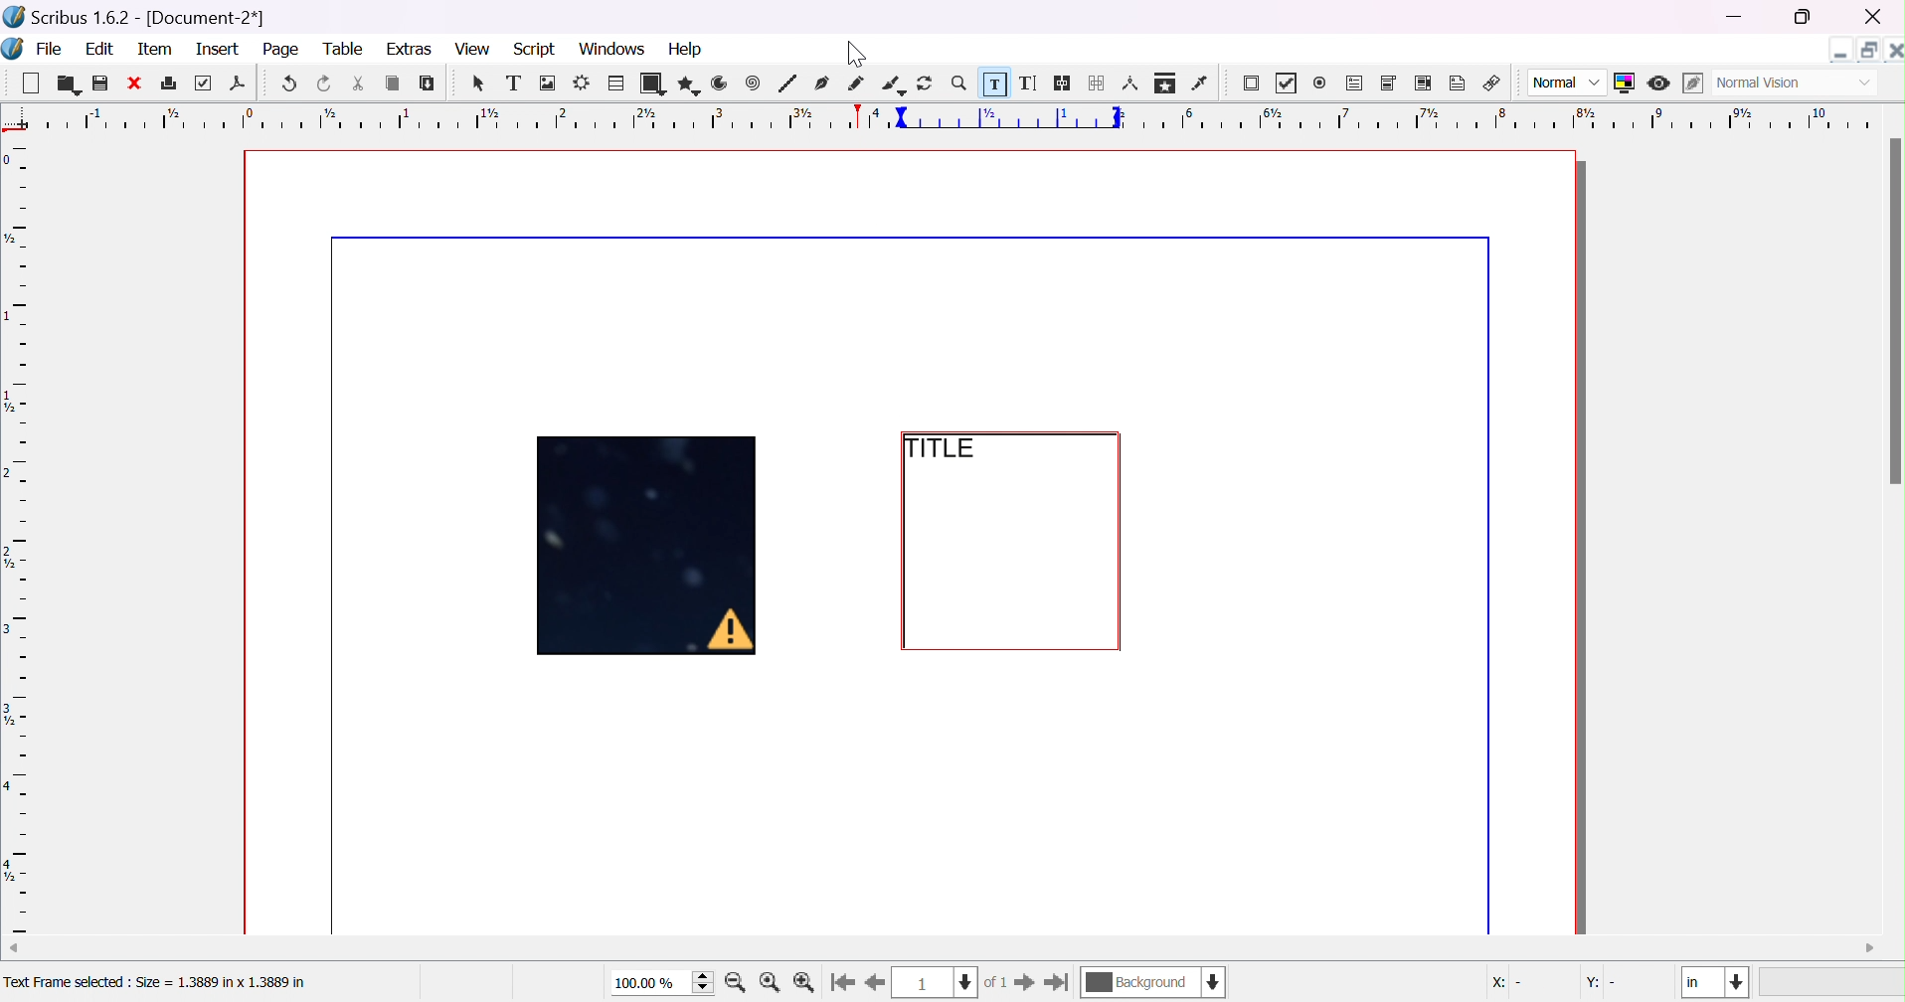 The width and height of the screenshot is (1905, 1002). I want to click on go to last page, so click(1058, 982).